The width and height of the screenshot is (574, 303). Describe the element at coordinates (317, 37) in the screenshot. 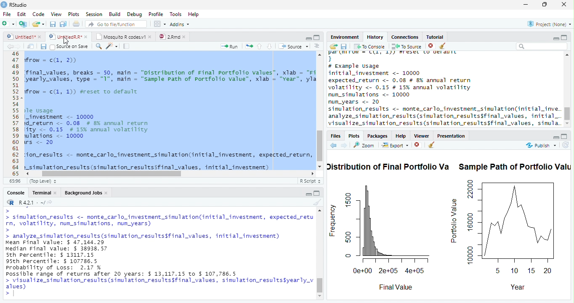

I see `Full Height` at that location.